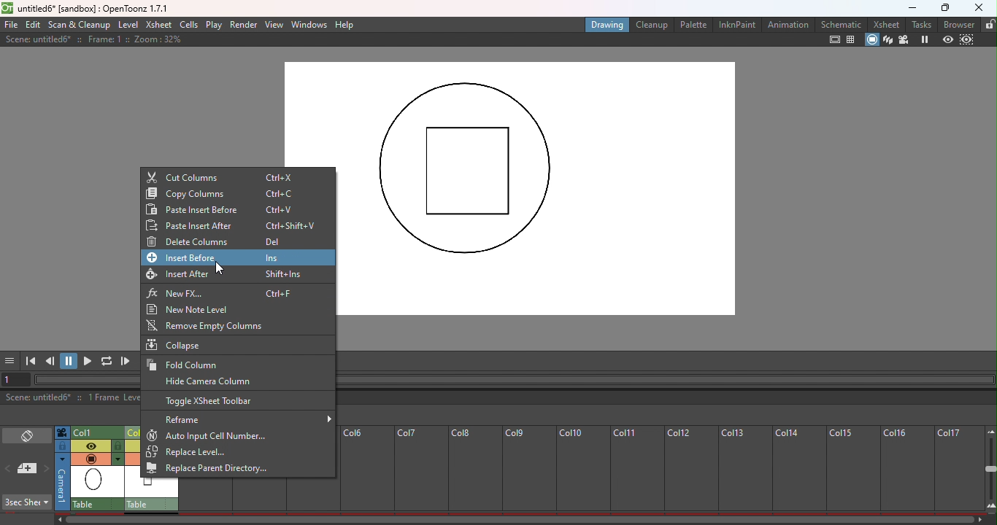  I want to click on Additional column settings, so click(120, 459).